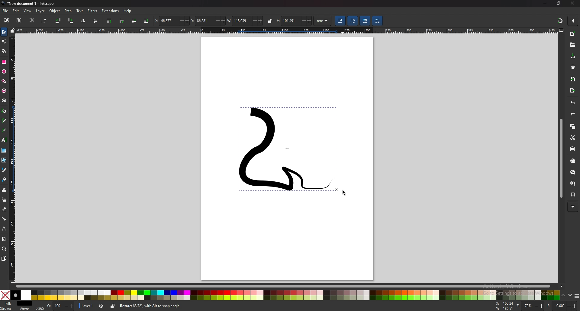 The width and height of the screenshot is (580, 311). Describe the element at coordinates (573, 34) in the screenshot. I see `new` at that location.